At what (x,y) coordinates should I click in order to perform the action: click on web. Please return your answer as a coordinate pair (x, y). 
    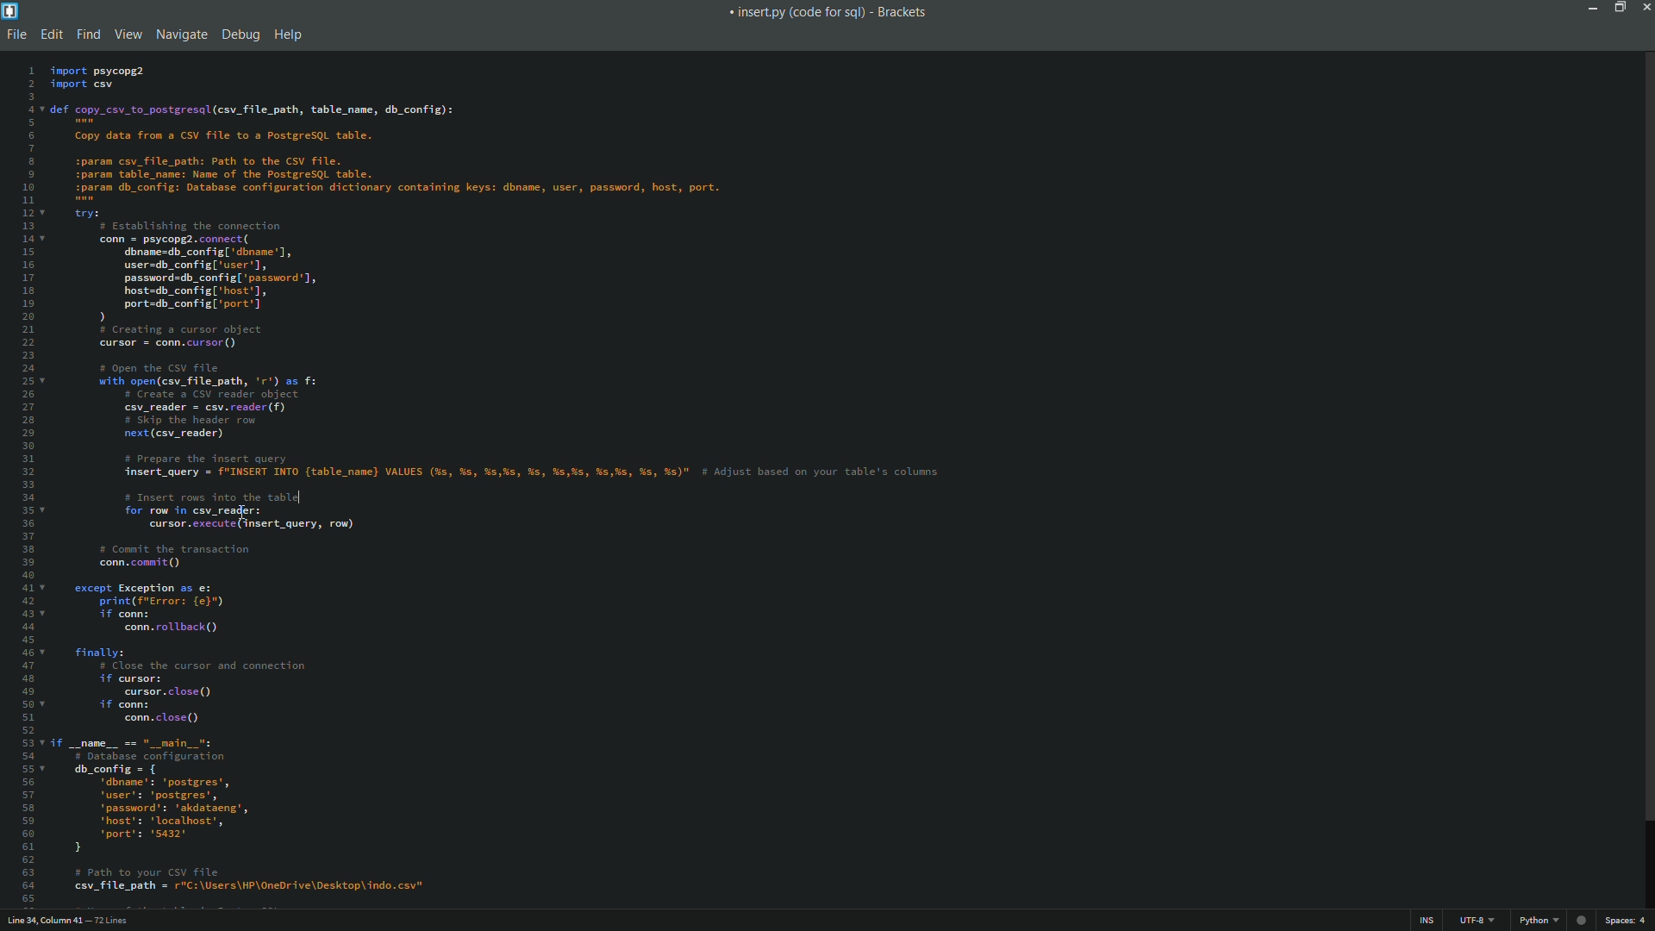
    Looking at the image, I should click on (1583, 918).